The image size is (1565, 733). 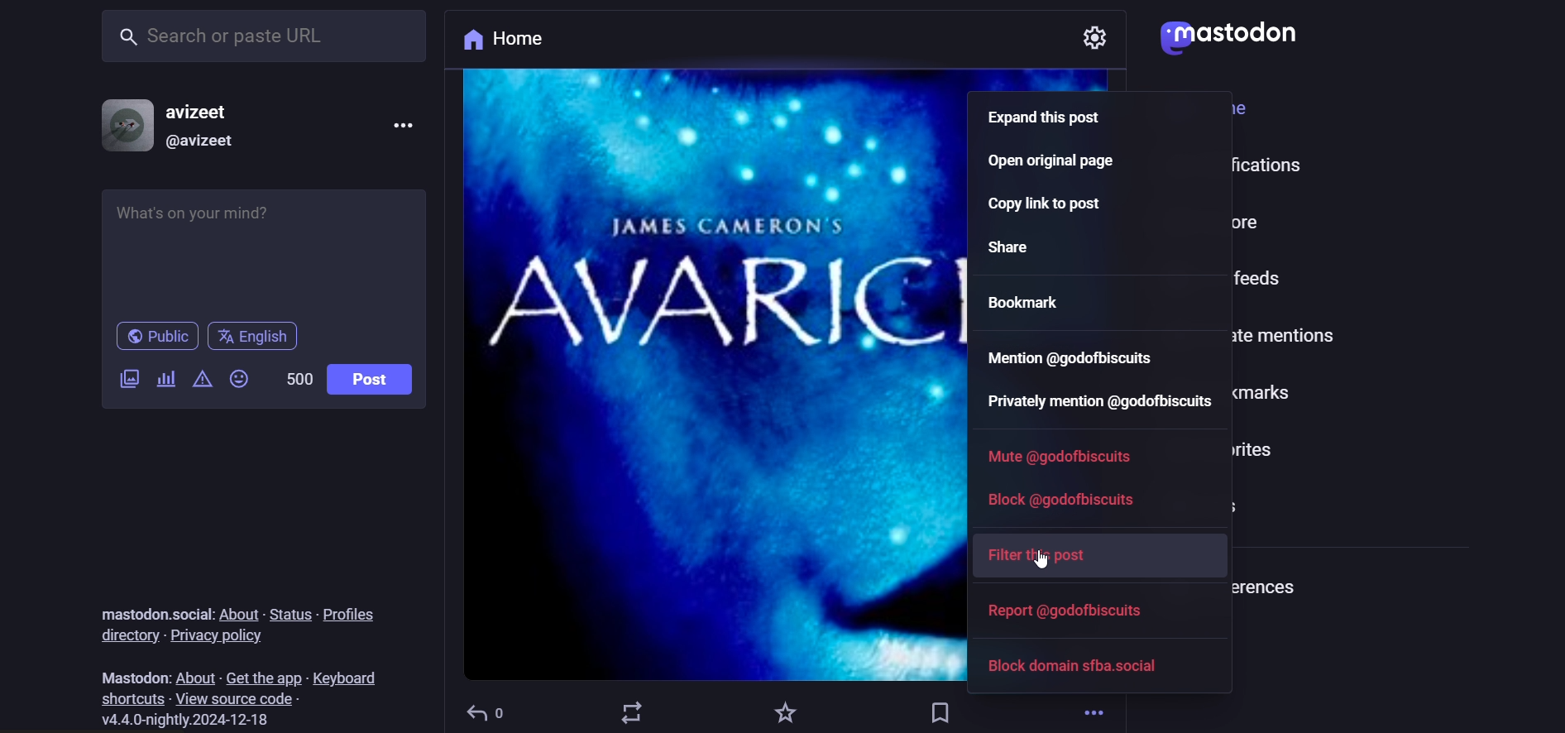 I want to click on home, so click(x=513, y=41).